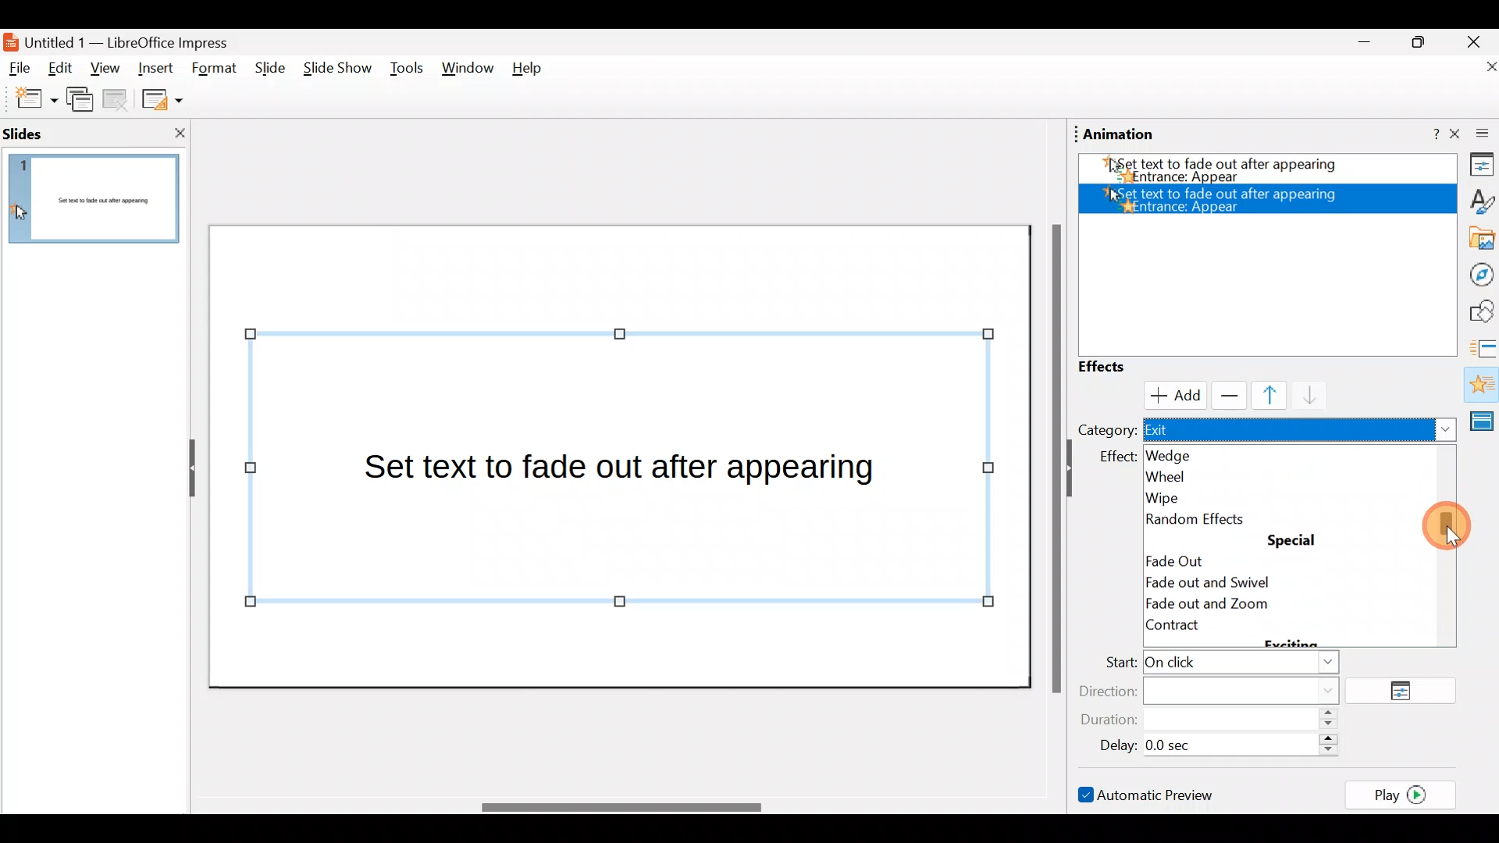  Describe the element at coordinates (1477, 167) in the screenshot. I see `Properties` at that location.